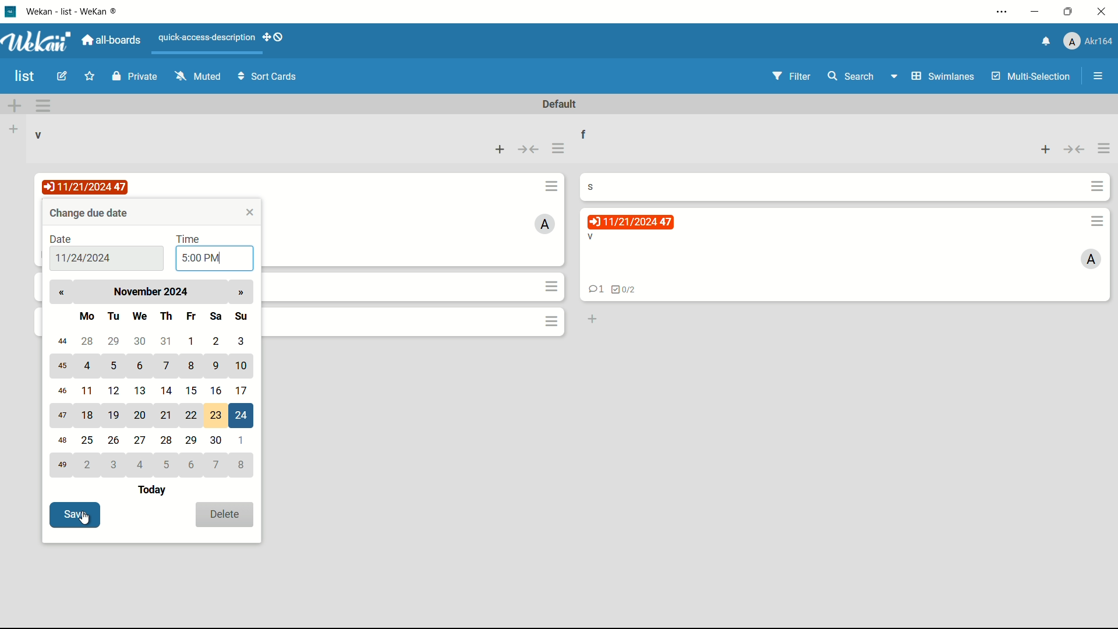  I want to click on 22, so click(190, 415).